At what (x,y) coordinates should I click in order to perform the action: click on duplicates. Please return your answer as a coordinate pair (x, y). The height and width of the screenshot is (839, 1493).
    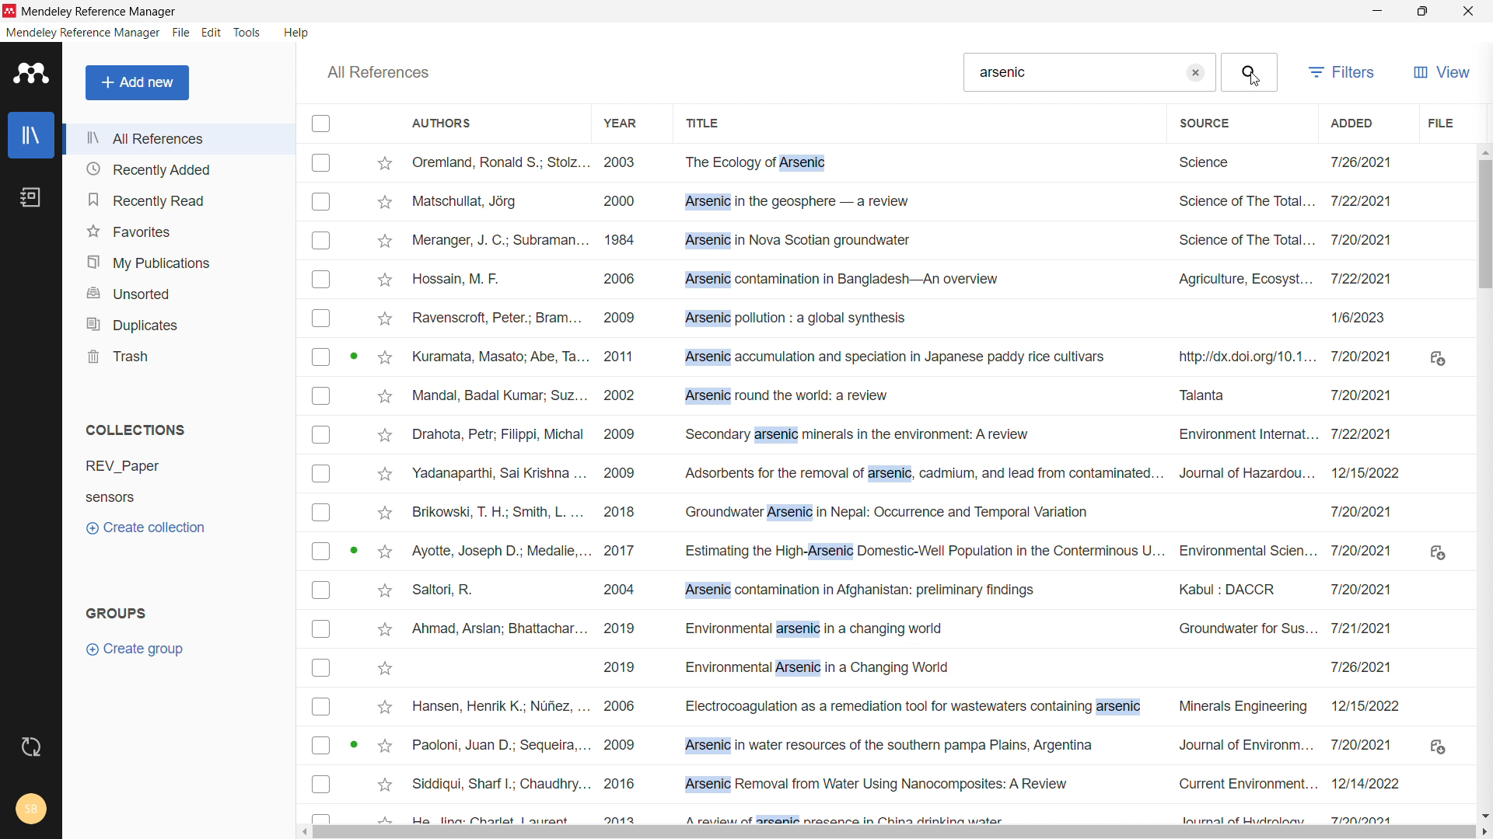
    Looking at the image, I should click on (179, 324).